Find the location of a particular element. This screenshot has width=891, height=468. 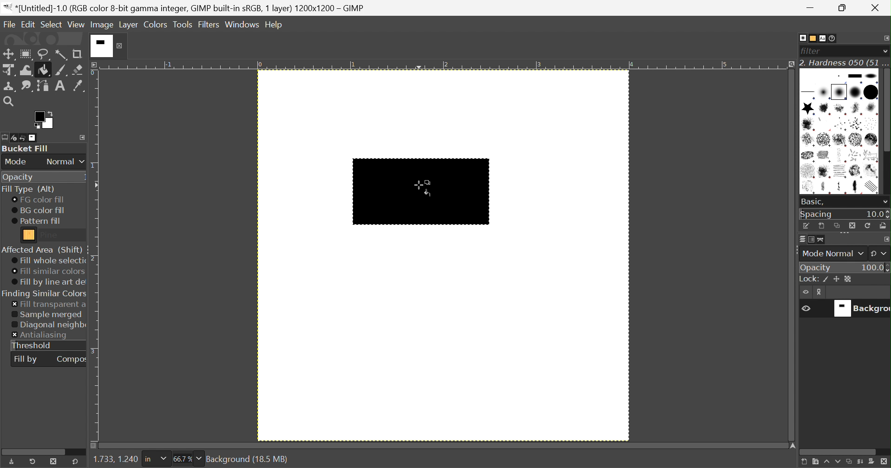

Filters is located at coordinates (209, 25).